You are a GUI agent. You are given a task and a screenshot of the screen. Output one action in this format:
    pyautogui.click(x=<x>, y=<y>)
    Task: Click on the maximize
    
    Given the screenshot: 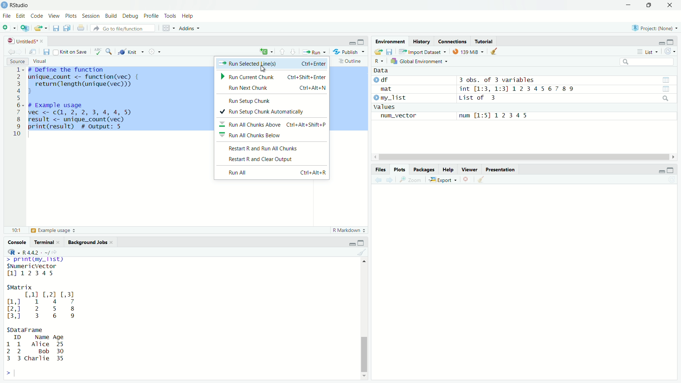 What is the action you would take?
    pyautogui.click(x=361, y=243)
    